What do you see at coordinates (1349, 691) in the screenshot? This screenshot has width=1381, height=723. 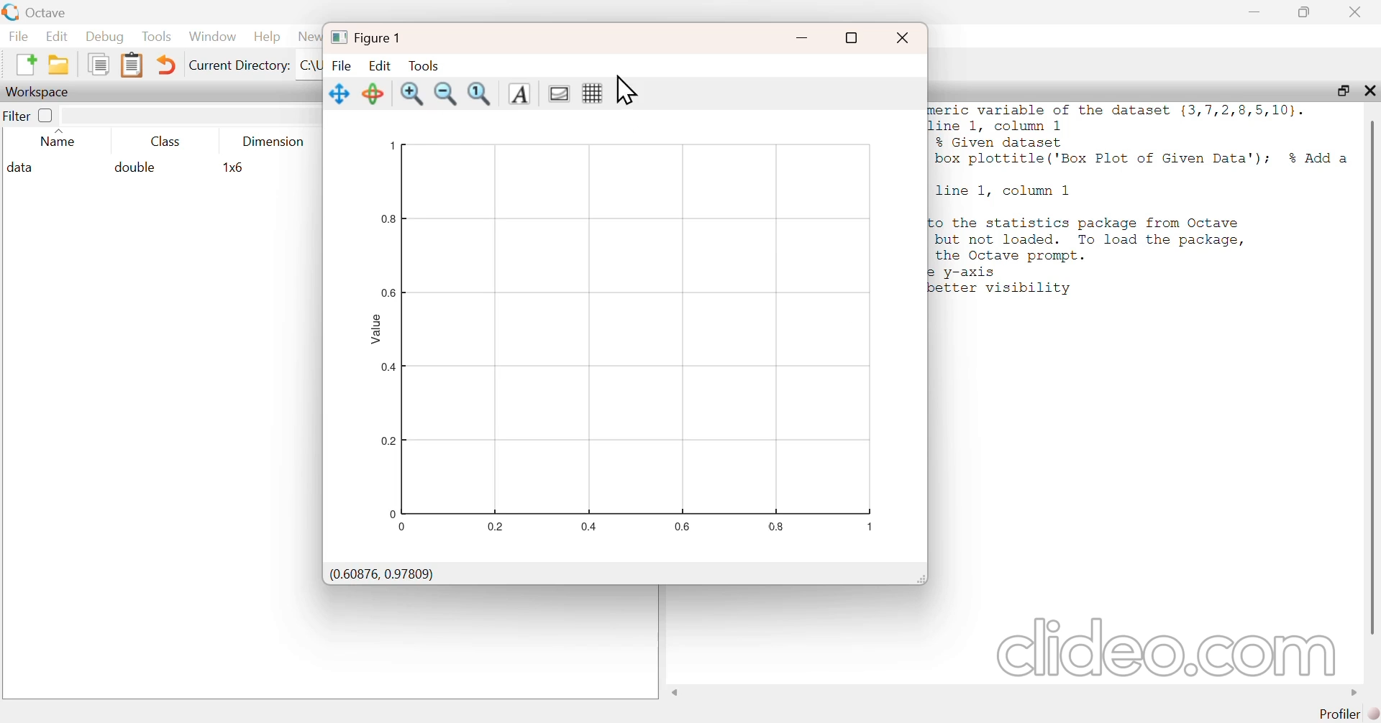 I see `move right` at bounding box center [1349, 691].